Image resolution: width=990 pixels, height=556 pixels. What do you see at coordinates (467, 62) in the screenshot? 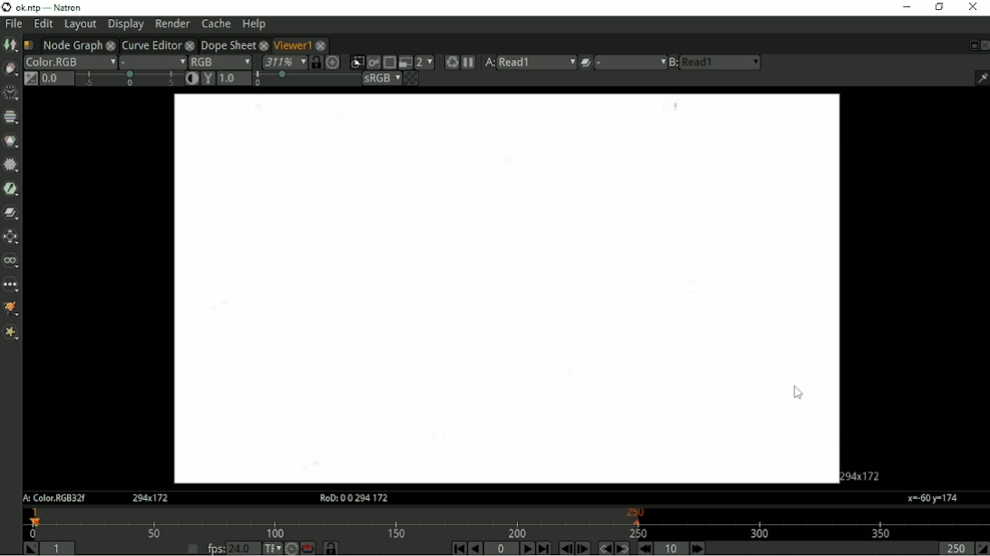
I see `Pause updates` at bounding box center [467, 62].